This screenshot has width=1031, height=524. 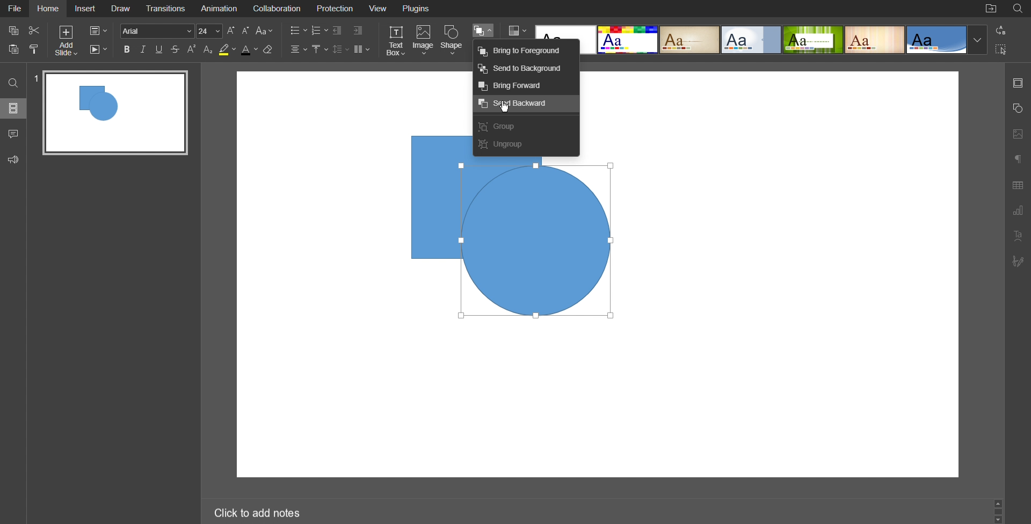 I want to click on Open File Location, so click(x=991, y=8).